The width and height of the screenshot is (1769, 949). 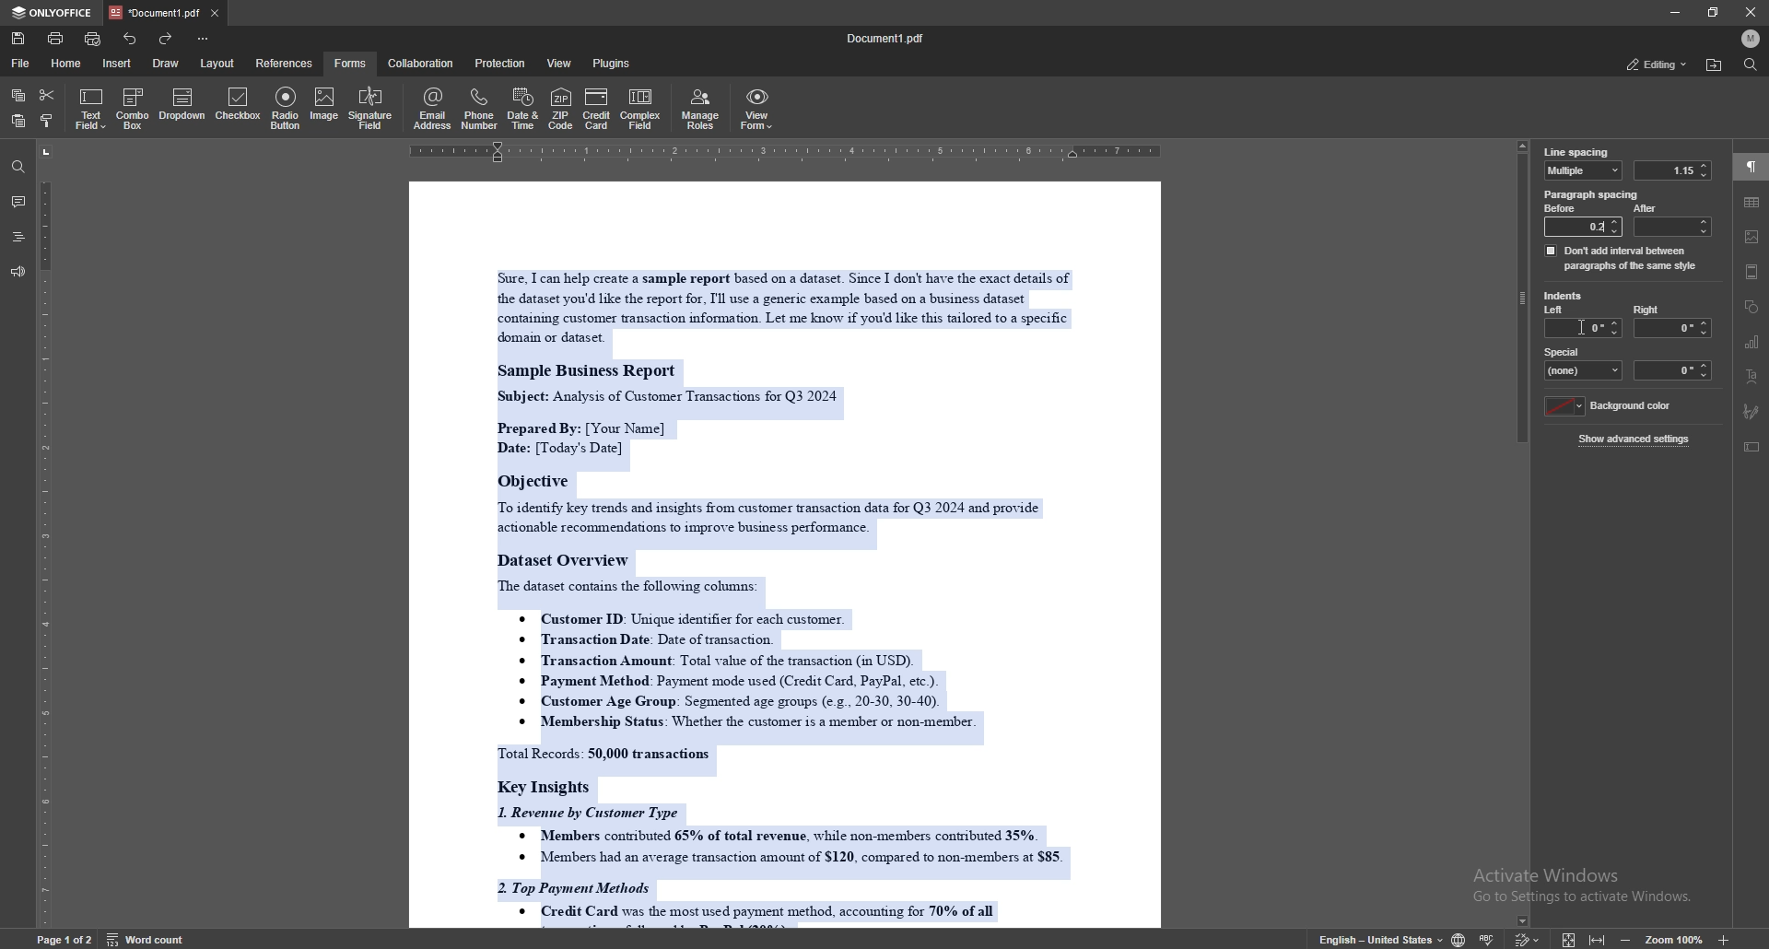 What do you see at coordinates (560, 108) in the screenshot?
I see `zip code` at bounding box center [560, 108].